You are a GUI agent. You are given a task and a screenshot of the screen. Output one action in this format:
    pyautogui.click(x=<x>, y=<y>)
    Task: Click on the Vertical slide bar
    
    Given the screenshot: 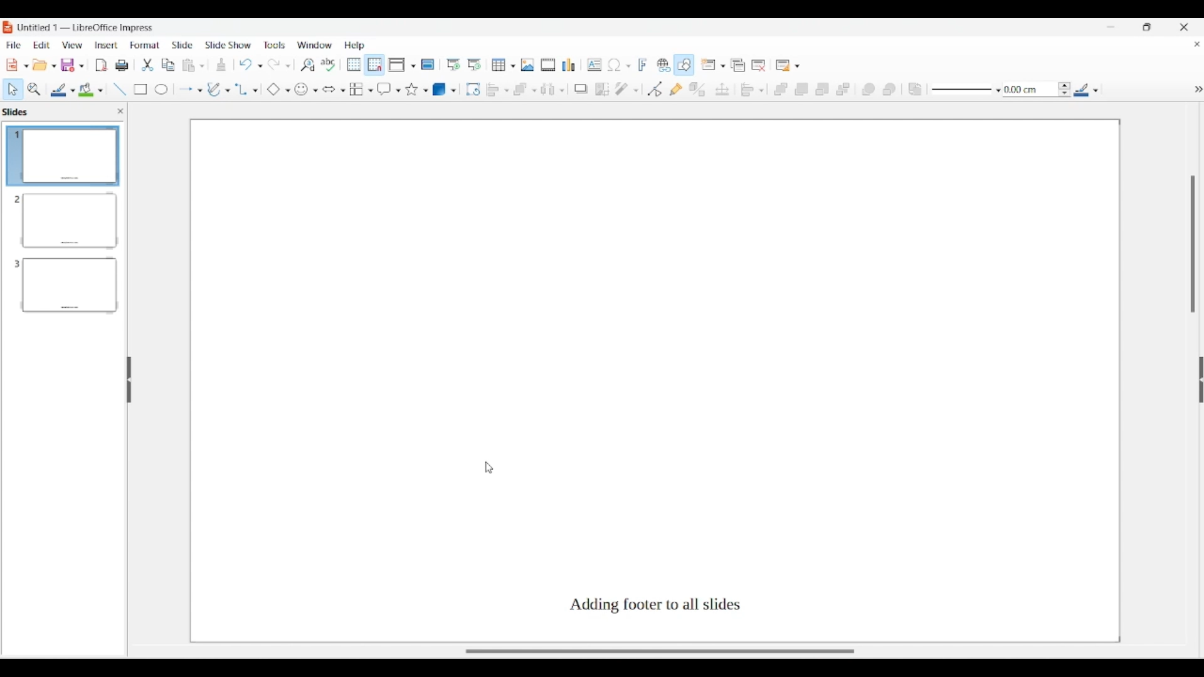 What is the action you would take?
    pyautogui.click(x=1193, y=248)
    